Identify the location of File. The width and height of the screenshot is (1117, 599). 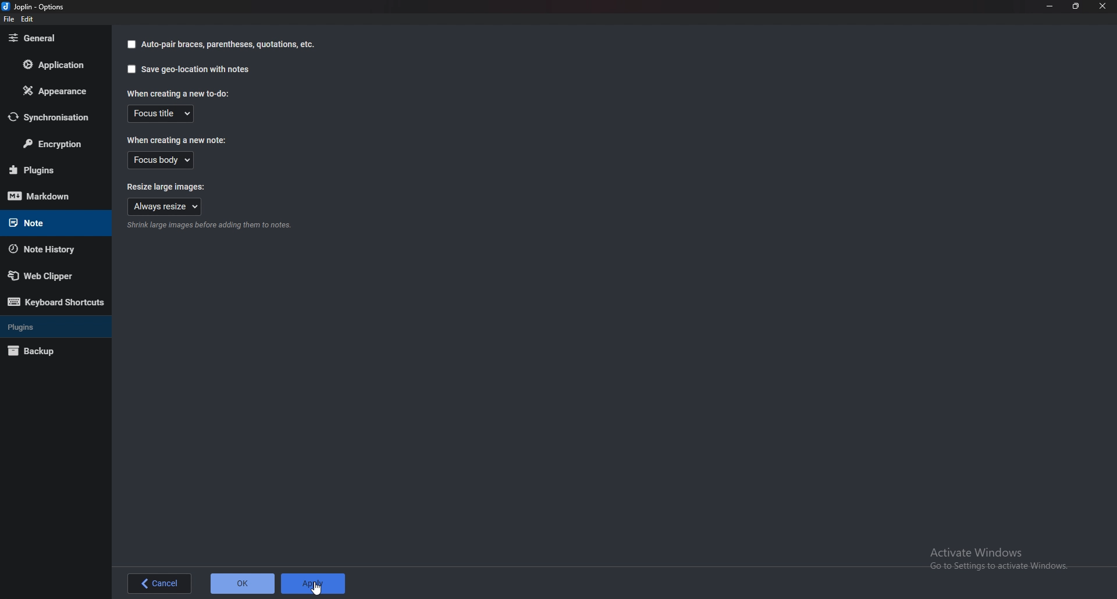
(9, 19).